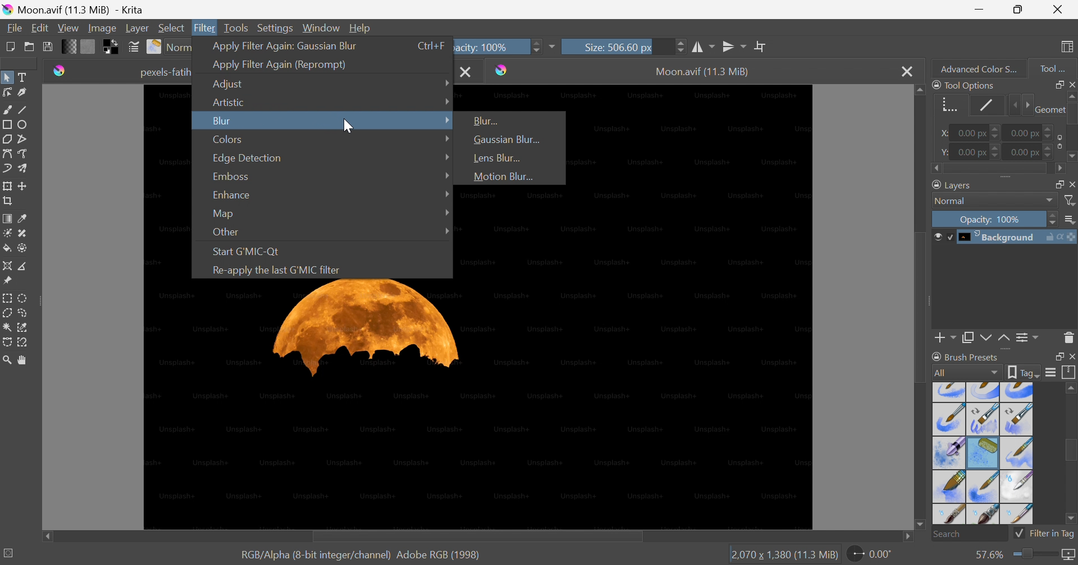 Image resolution: width=1078 pixels, height=565 pixels. Describe the element at coordinates (68, 29) in the screenshot. I see `View` at that location.